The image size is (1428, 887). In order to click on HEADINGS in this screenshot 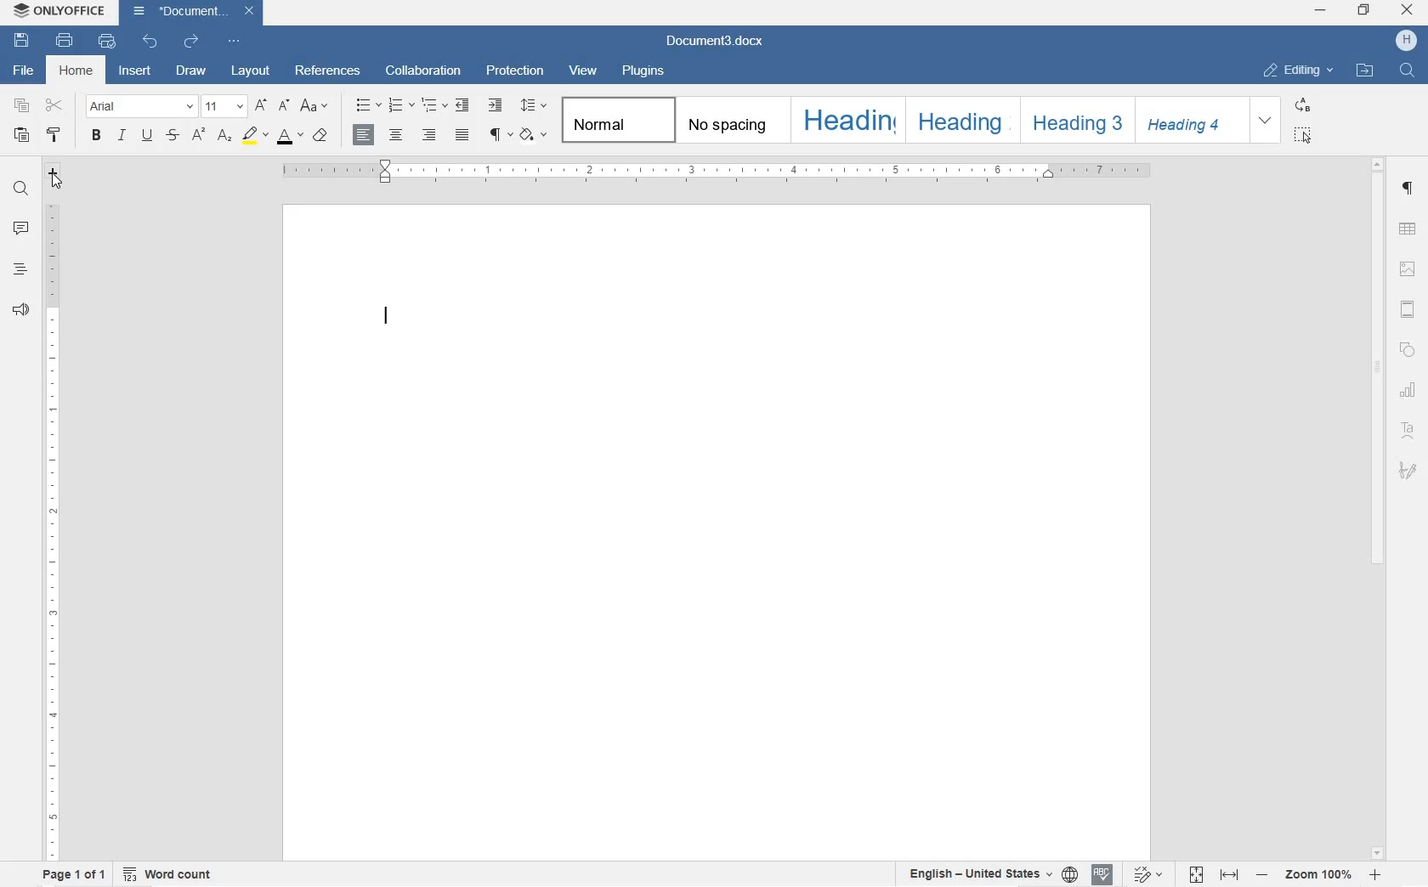, I will do `click(19, 270)`.